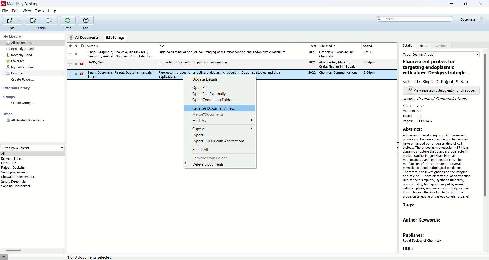 This screenshot has width=489, height=260. Describe the element at coordinates (33, 153) in the screenshot. I see `all` at that location.